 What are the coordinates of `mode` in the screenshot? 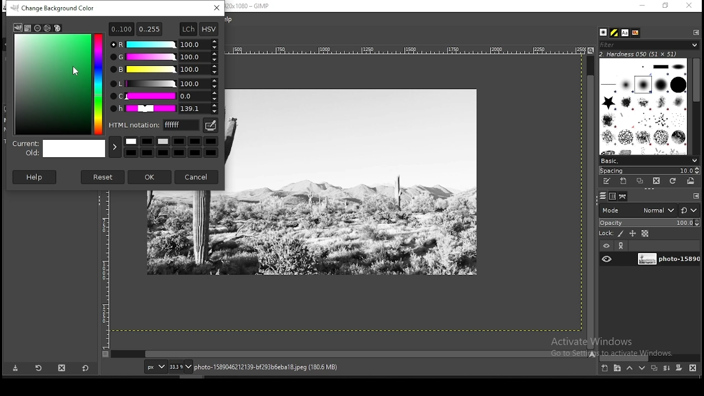 It's located at (637, 210).